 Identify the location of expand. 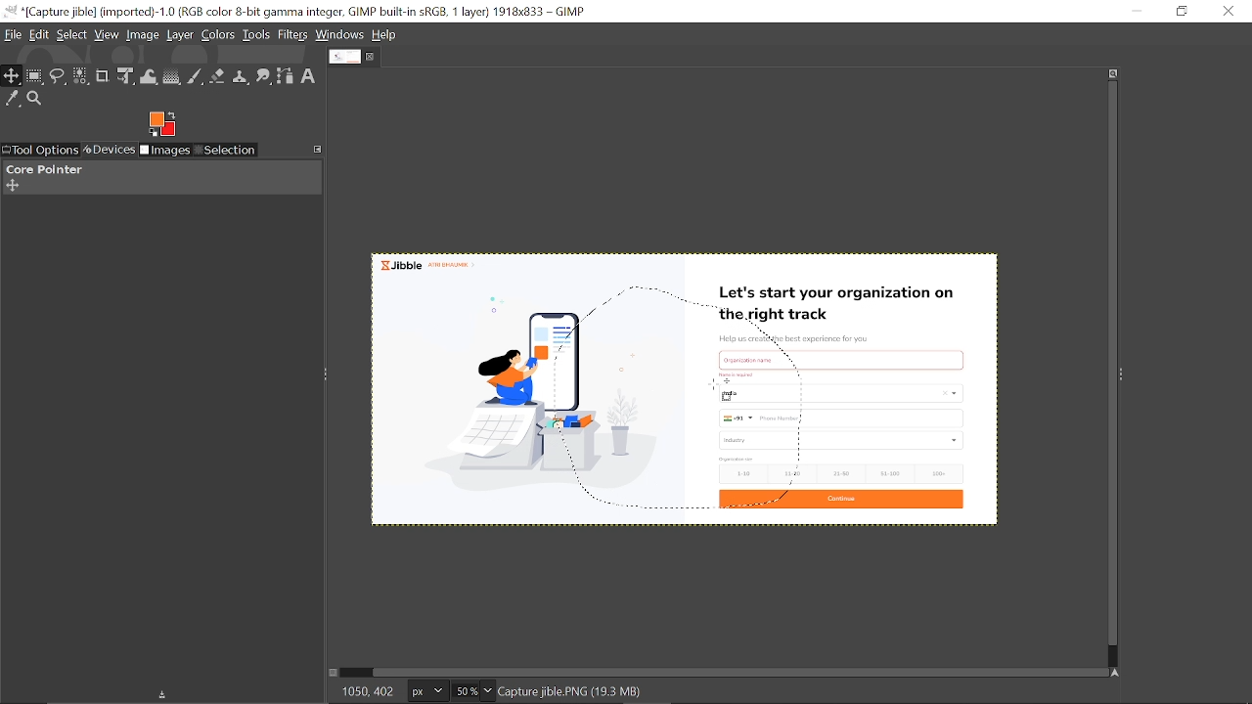
(161, 122).